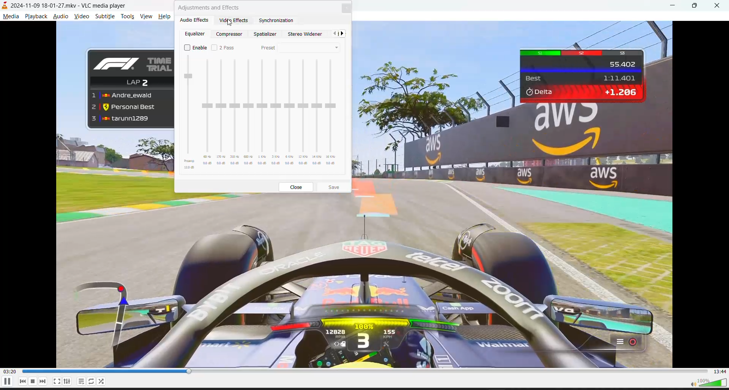 Image resolution: width=729 pixels, height=390 pixels. Describe the element at coordinates (720, 371) in the screenshot. I see `total track  time` at that location.